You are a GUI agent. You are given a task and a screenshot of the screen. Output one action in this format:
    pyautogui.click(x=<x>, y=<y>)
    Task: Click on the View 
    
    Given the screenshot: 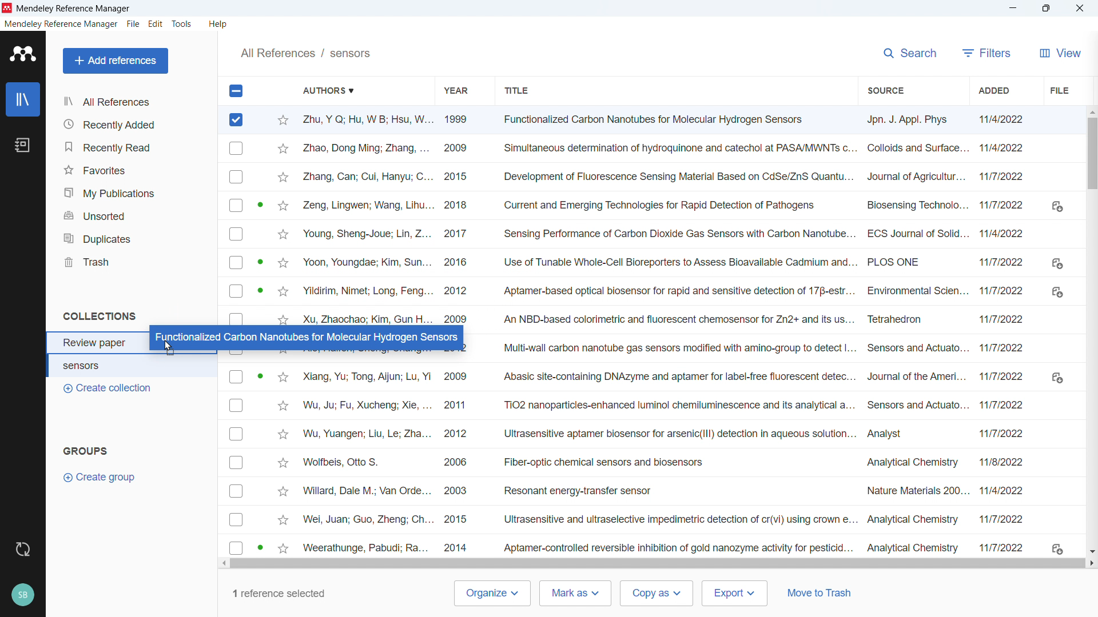 What is the action you would take?
    pyautogui.click(x=1058, y=53)
    